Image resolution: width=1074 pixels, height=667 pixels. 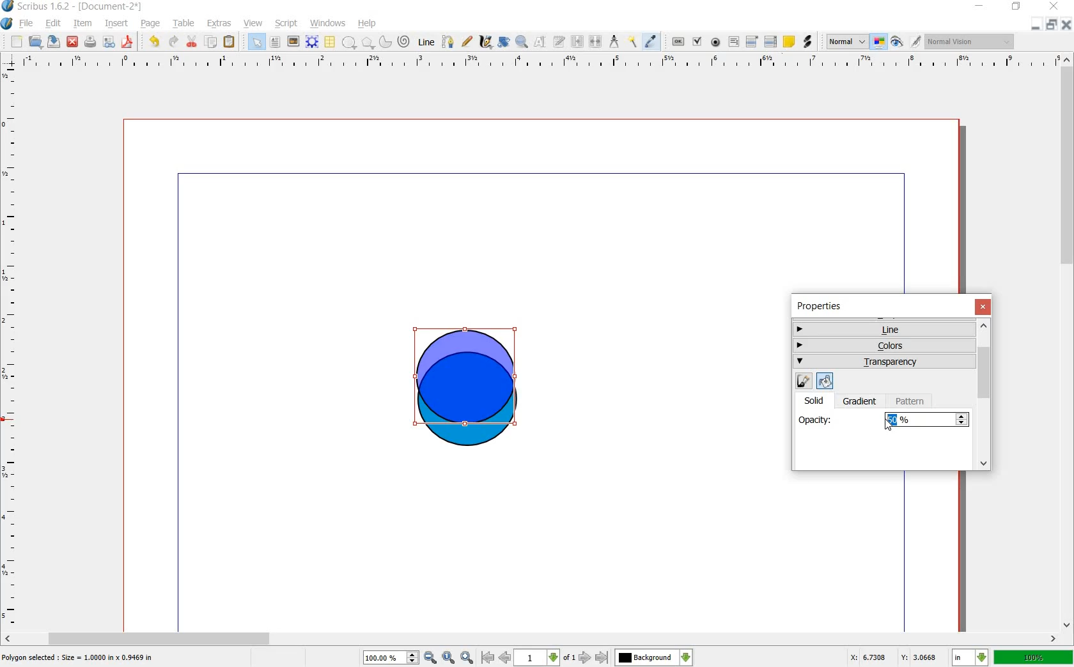 I want to click on close, so click(x=984, y=307).